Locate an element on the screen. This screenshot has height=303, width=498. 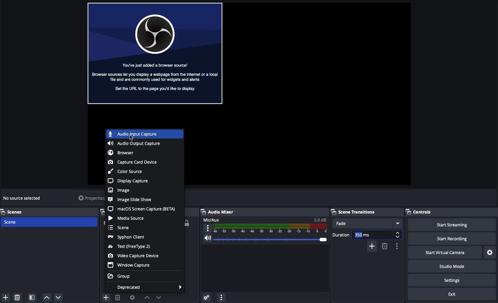
Settings is located at coordinates (205, 297).